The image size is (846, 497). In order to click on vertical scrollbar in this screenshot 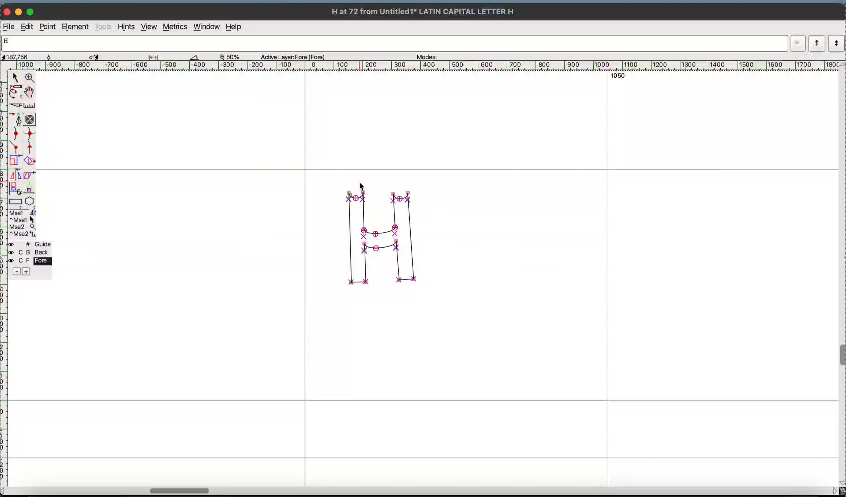, I will do `click(841, 279)`.